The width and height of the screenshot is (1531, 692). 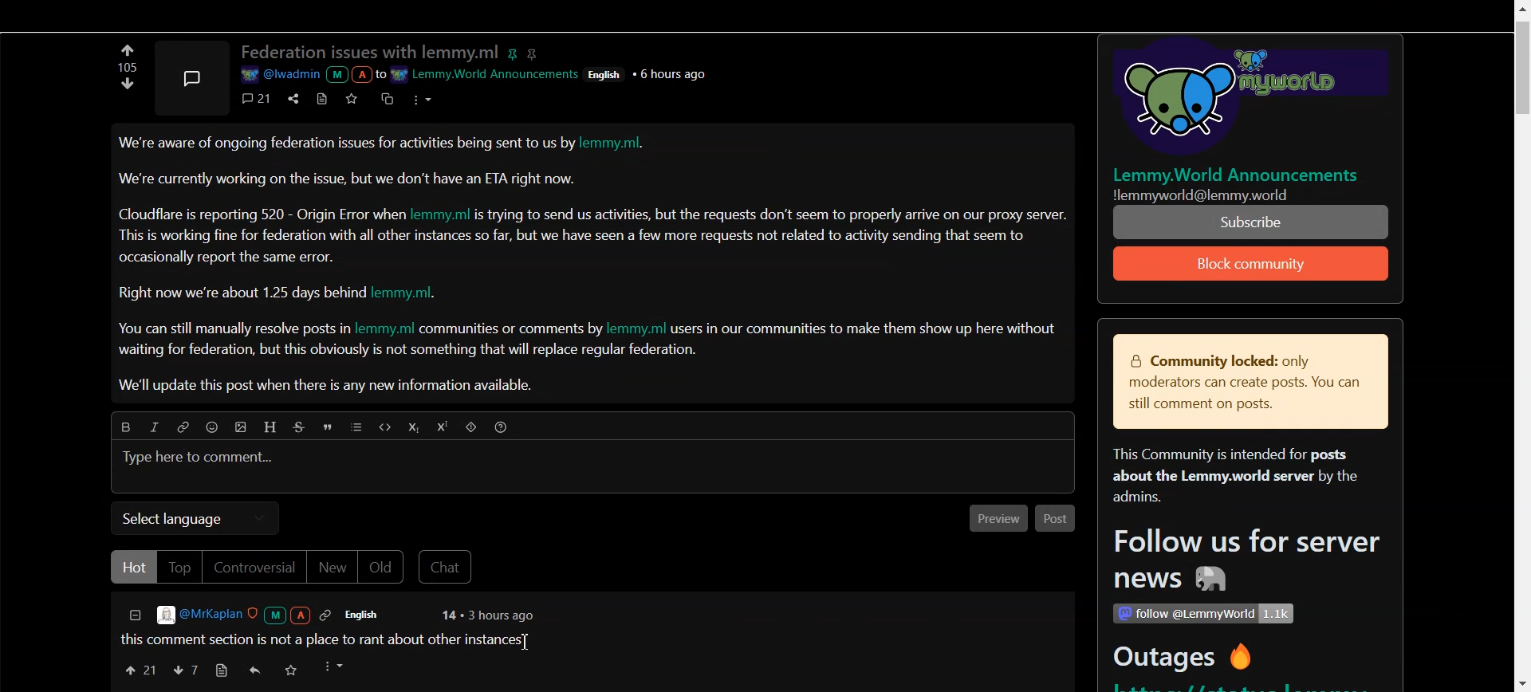 What do you see at coordinates (1202, 614) in the screenshot?
I see `` at bounding box center [1202, 614].